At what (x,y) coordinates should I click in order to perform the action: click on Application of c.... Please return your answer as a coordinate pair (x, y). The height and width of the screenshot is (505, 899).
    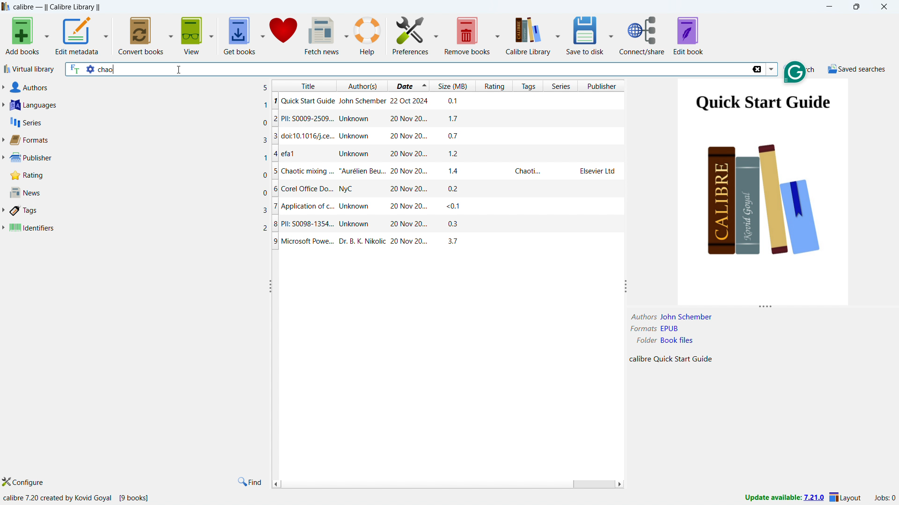
    Looking at the image, I should click on (447, 207).